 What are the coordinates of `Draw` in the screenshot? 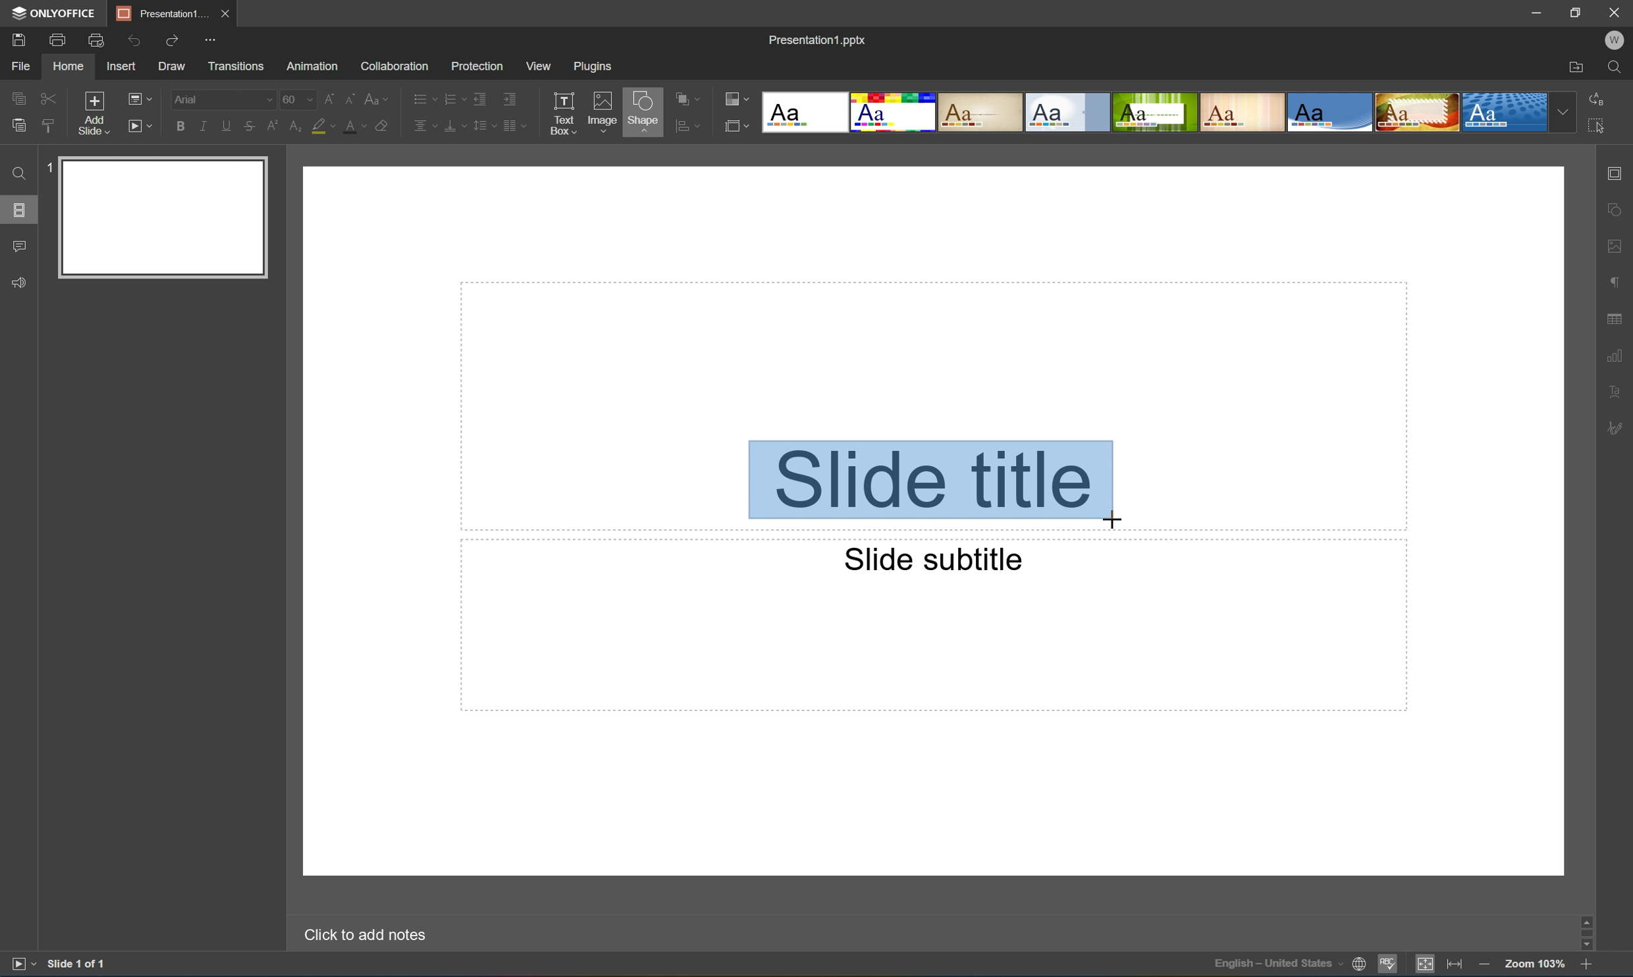 It's located at (174, 67).